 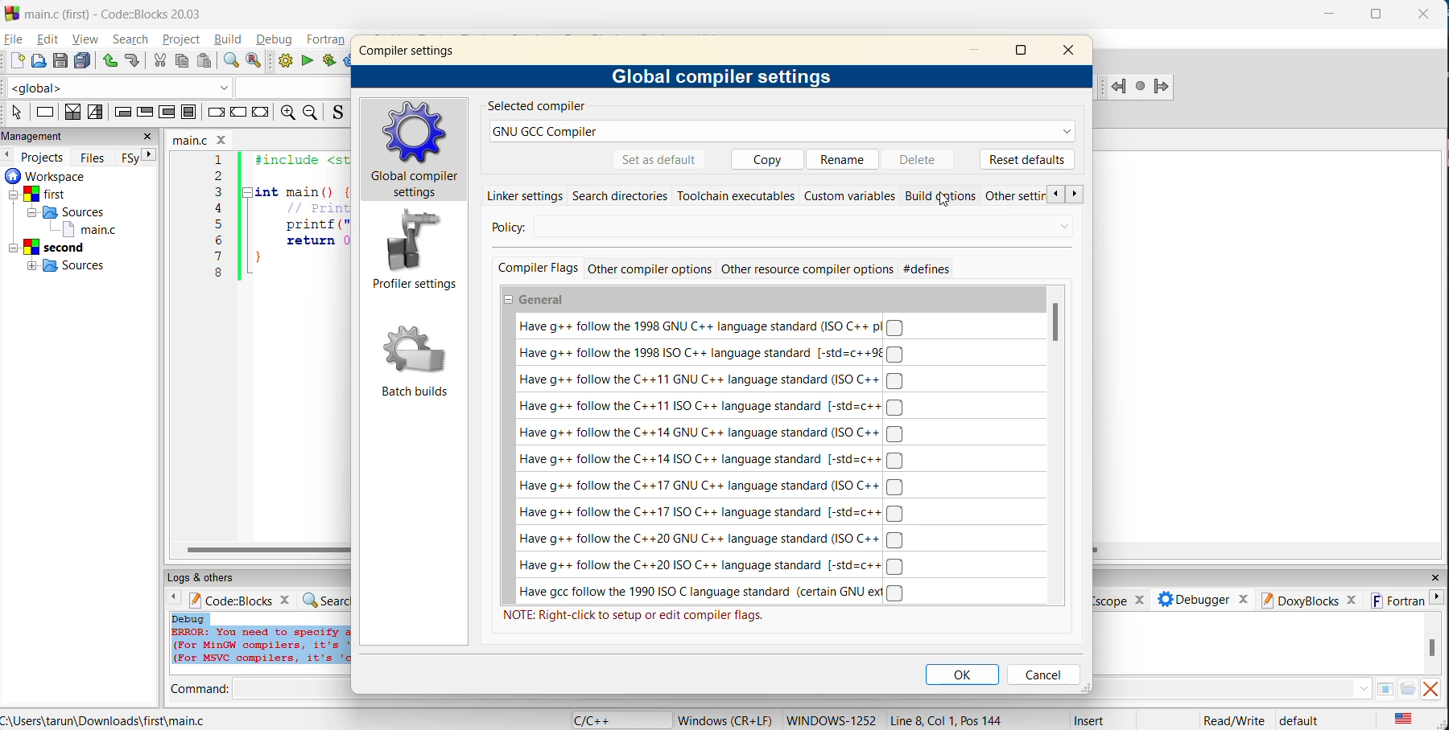 I want to click on previous, so click(x=1050, y=194).